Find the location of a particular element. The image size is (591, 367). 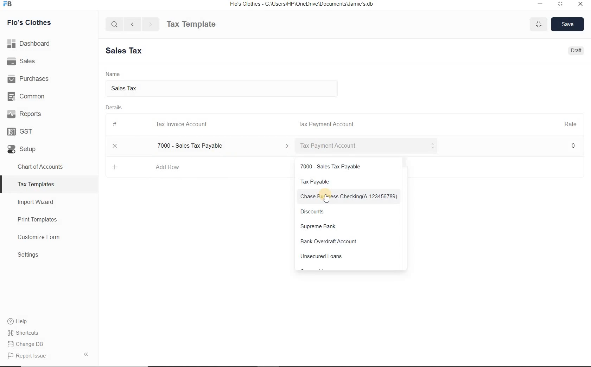

Chase Business Checking(A-123456789) is located at coordinates (350, 197).